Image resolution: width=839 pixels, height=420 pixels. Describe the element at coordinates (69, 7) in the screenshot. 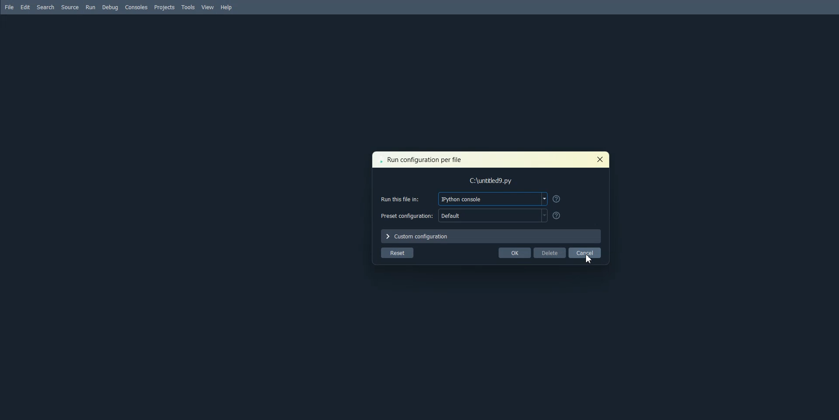

I see `Source` at that location.